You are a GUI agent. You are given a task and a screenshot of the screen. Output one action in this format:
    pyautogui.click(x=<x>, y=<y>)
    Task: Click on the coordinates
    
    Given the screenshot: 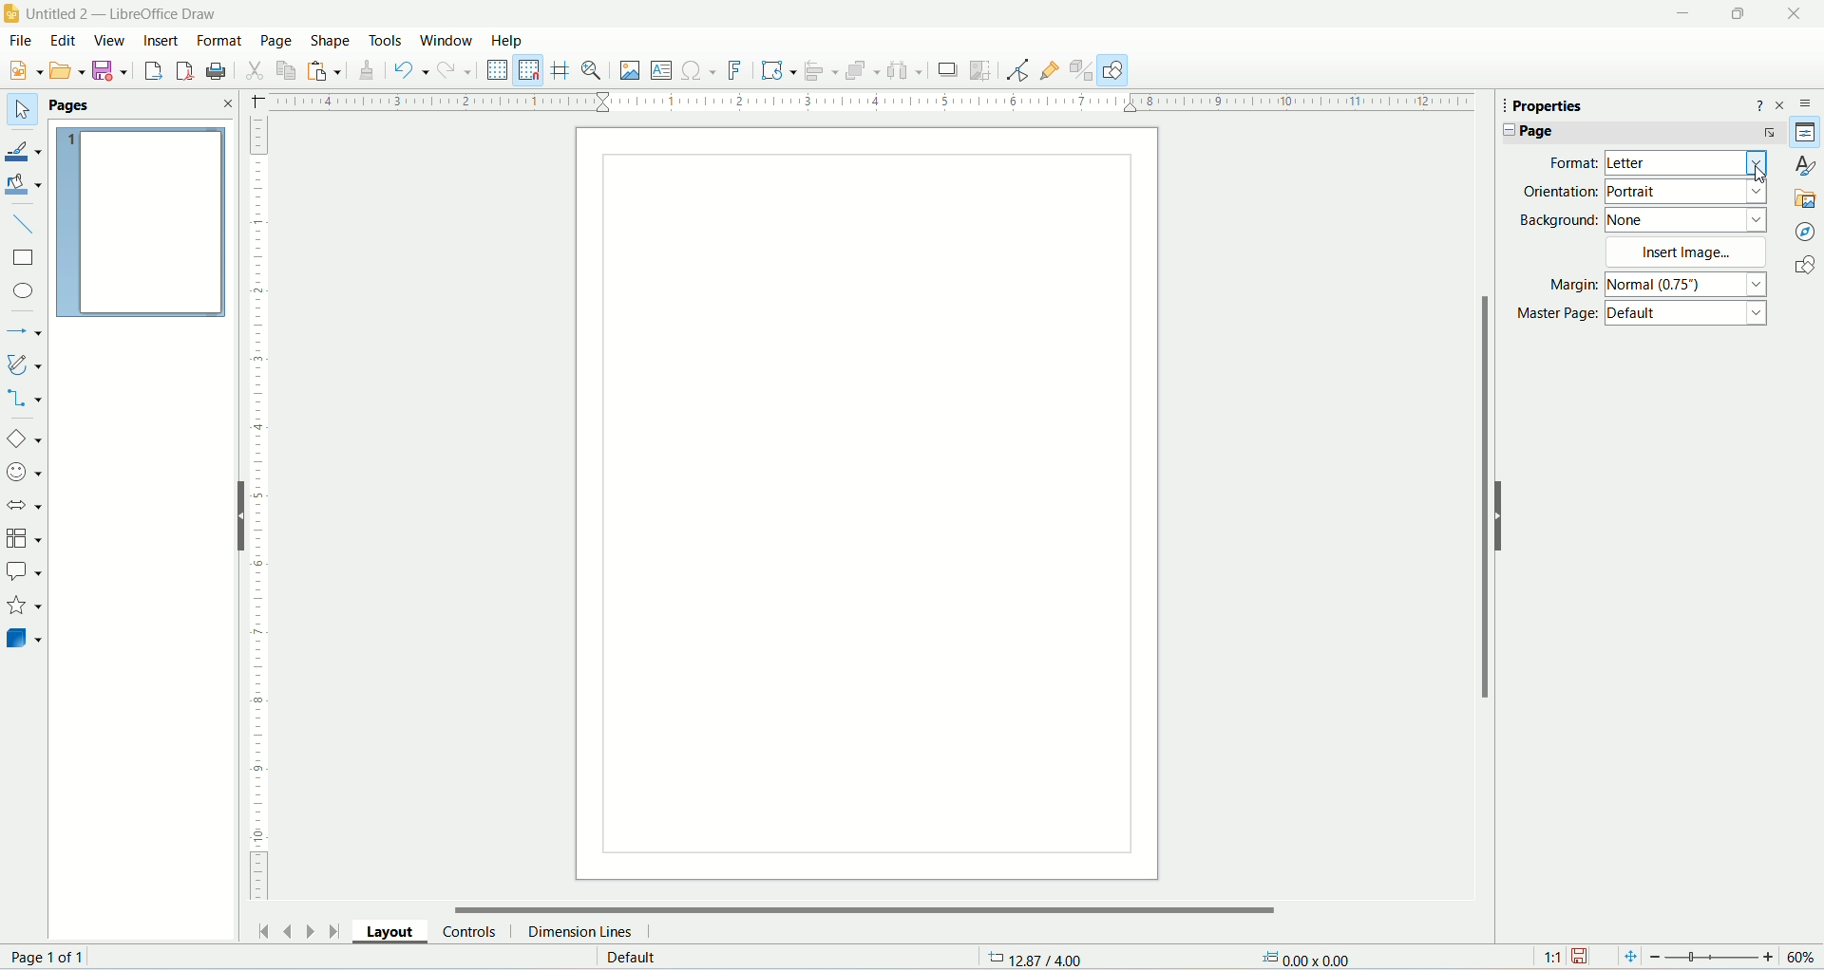 What is the action you would take?
    pyautogui.click(x=1029, y=957)
    